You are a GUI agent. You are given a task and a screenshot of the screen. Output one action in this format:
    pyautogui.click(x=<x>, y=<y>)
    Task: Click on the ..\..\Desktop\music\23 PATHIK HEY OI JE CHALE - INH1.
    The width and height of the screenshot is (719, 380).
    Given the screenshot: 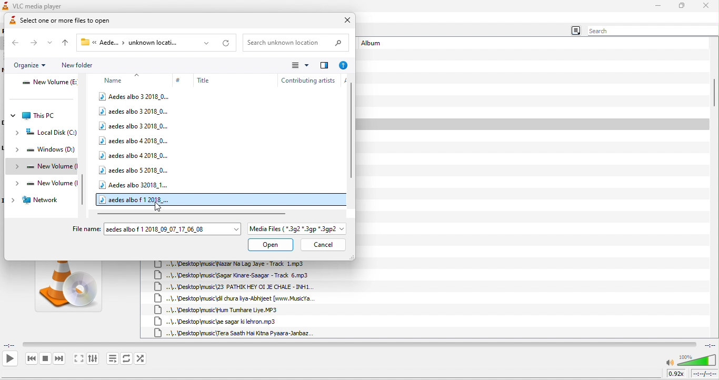 What is the action you would take?
    pyautogui.click(x=234, y=287)
    